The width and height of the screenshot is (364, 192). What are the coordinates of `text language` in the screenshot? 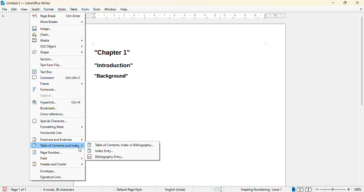 It's located at (175, 190).